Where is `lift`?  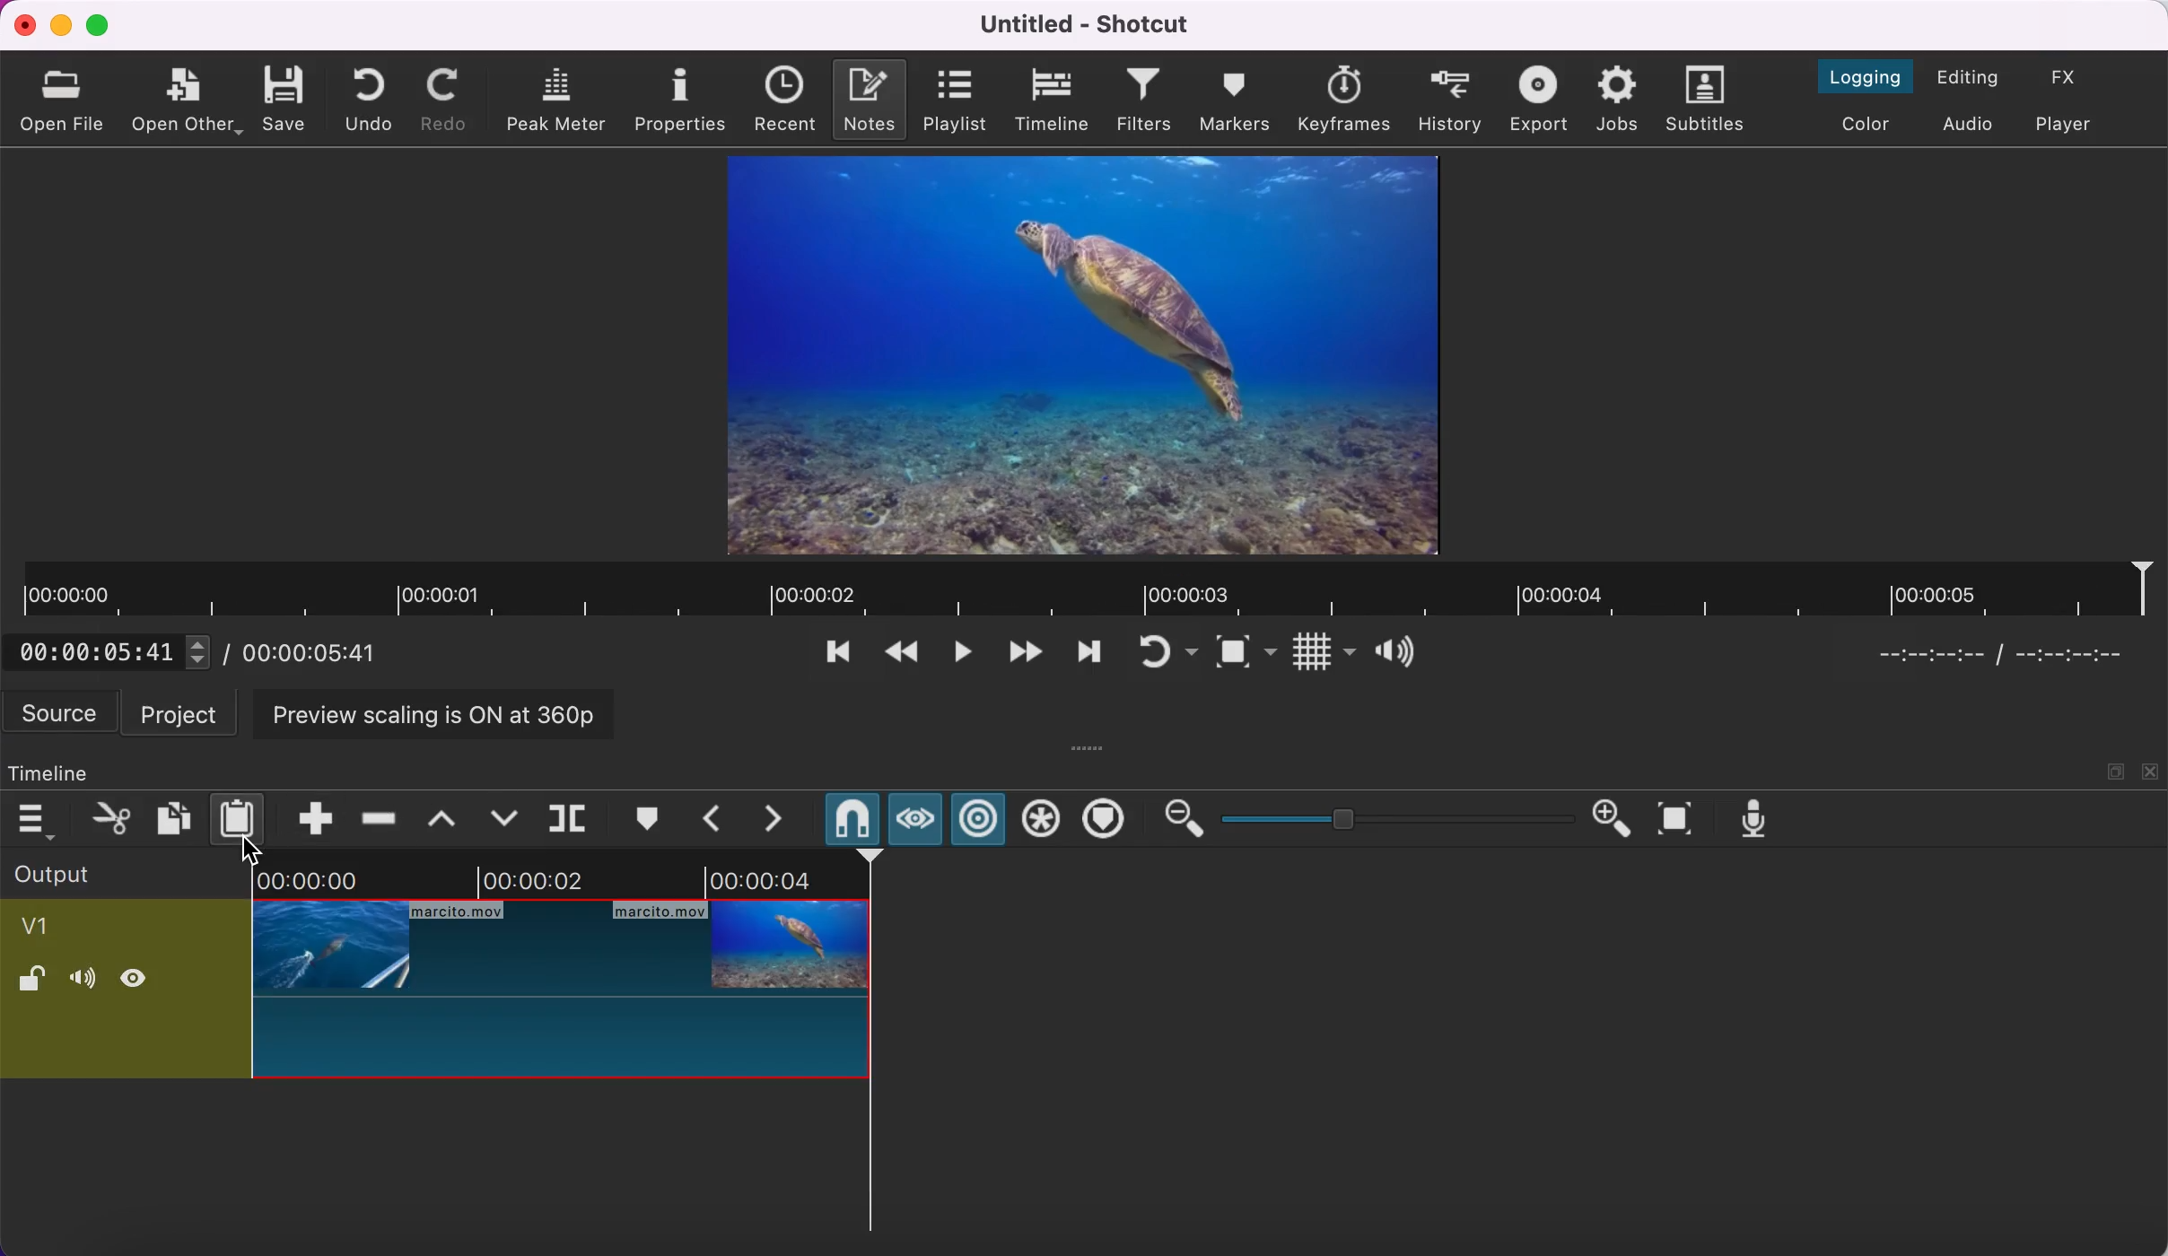 lift is located at coordinates (438, 819).